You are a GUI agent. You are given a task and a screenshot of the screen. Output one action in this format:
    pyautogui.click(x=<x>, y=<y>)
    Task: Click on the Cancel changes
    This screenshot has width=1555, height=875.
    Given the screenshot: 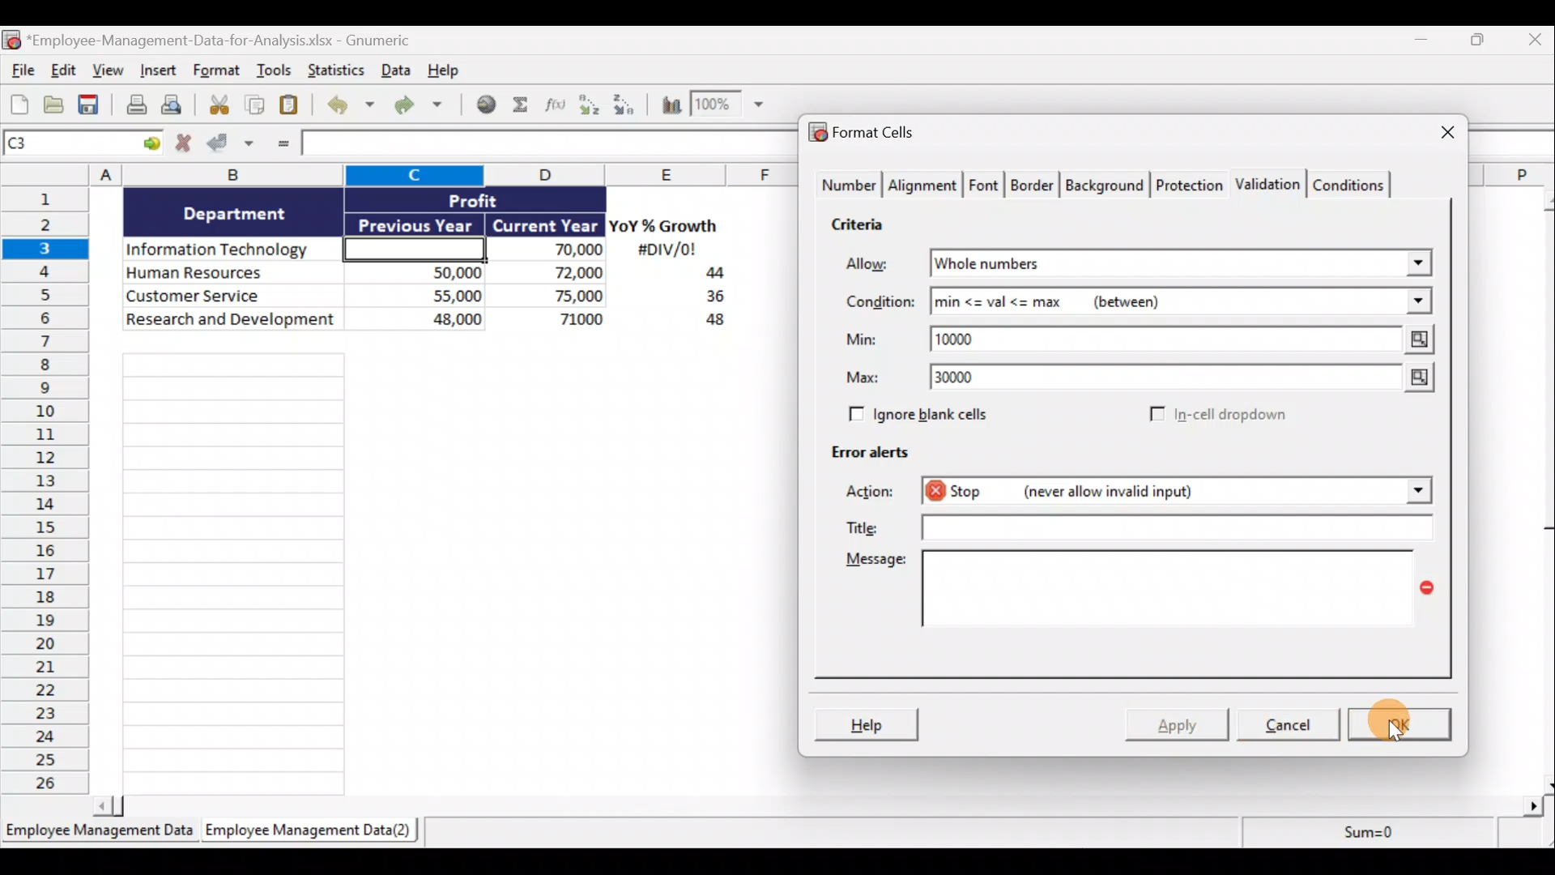 What is the action you would take?
    pyautogui.click(x=184, y=145)
    